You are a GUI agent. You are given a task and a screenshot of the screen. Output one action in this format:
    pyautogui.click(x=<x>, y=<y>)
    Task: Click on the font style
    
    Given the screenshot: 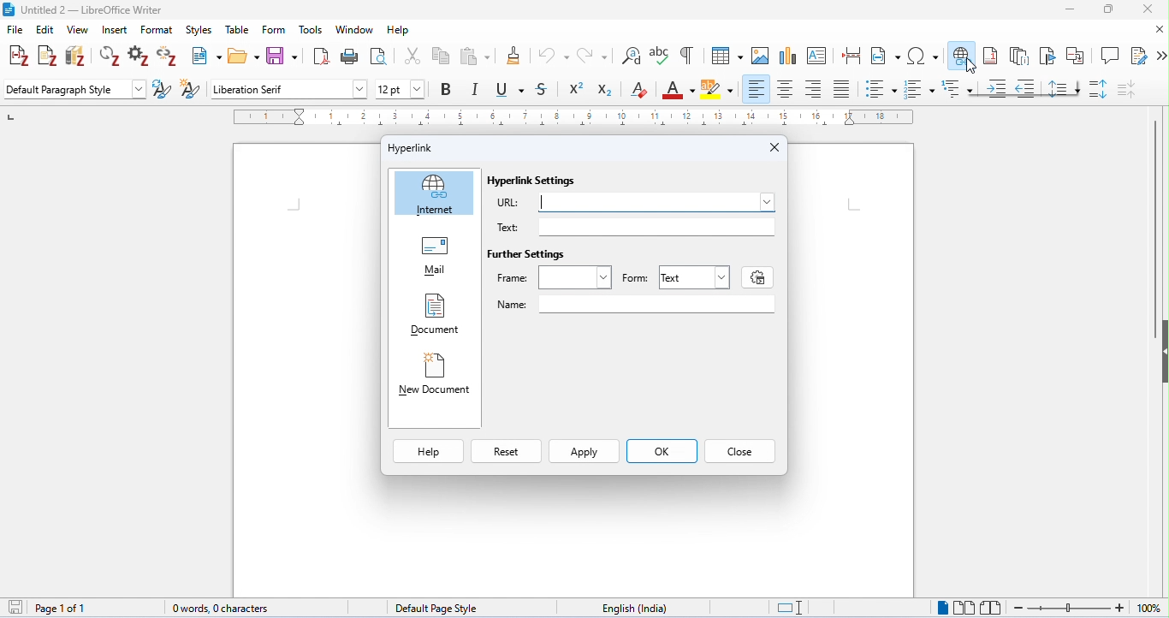 What is the action you would take?
    pyautogui.click(x=289, y=90)
    